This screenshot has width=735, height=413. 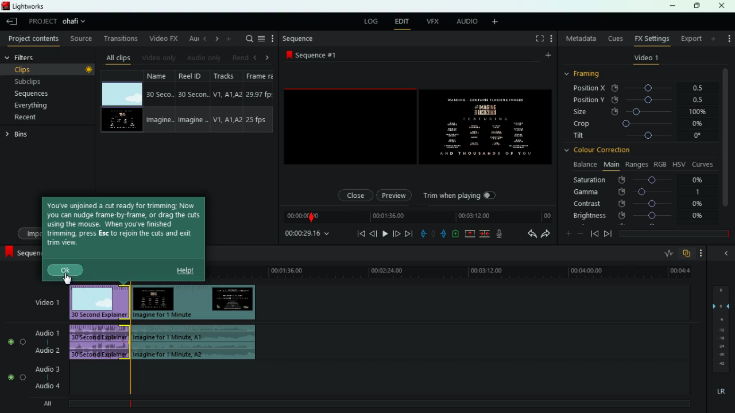 What do you see at coordinates (193, 302) in the screenshot?
I see `video` at bounding box center [193, 302].